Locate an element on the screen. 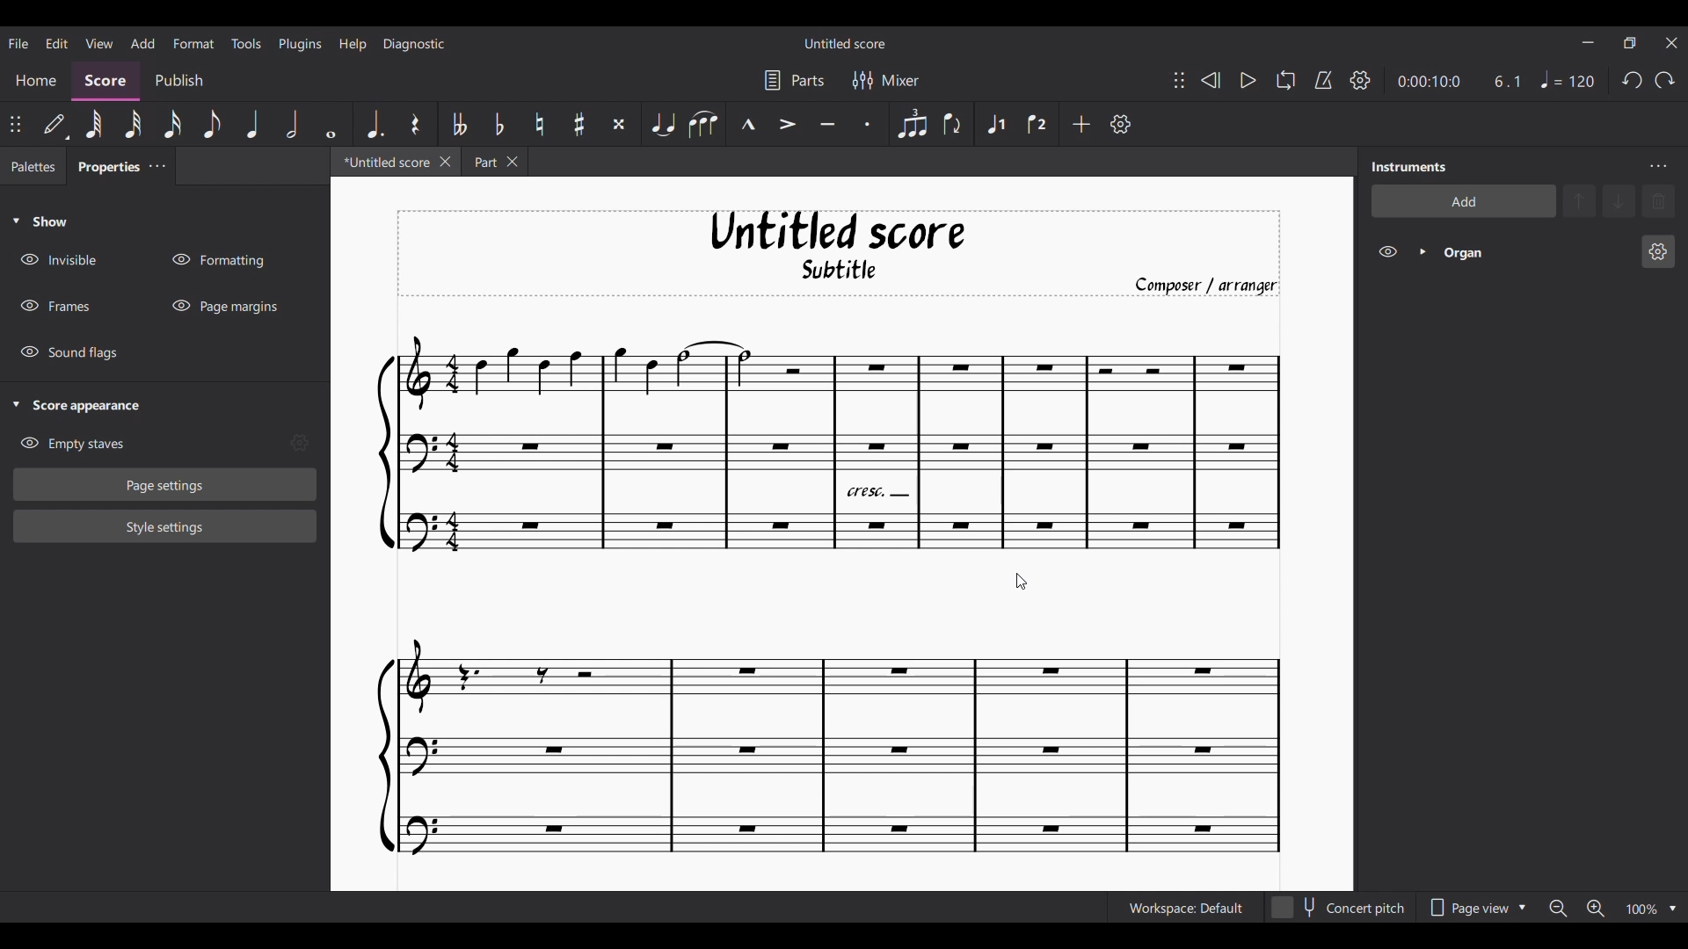  Hide Empty staves is located at coordinates (72, 444).